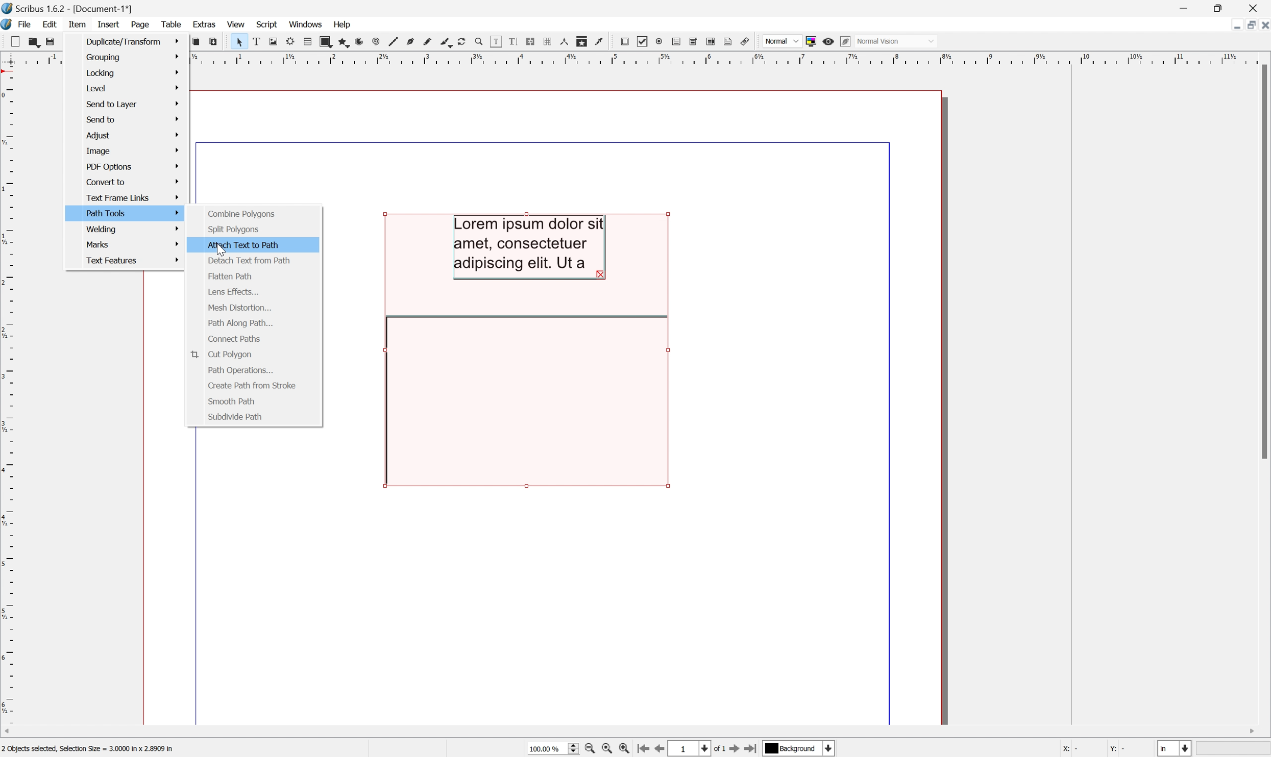  Describe the element at coordinates (1175, 749) in the screenshot. I see `Select the current unit` at that location.